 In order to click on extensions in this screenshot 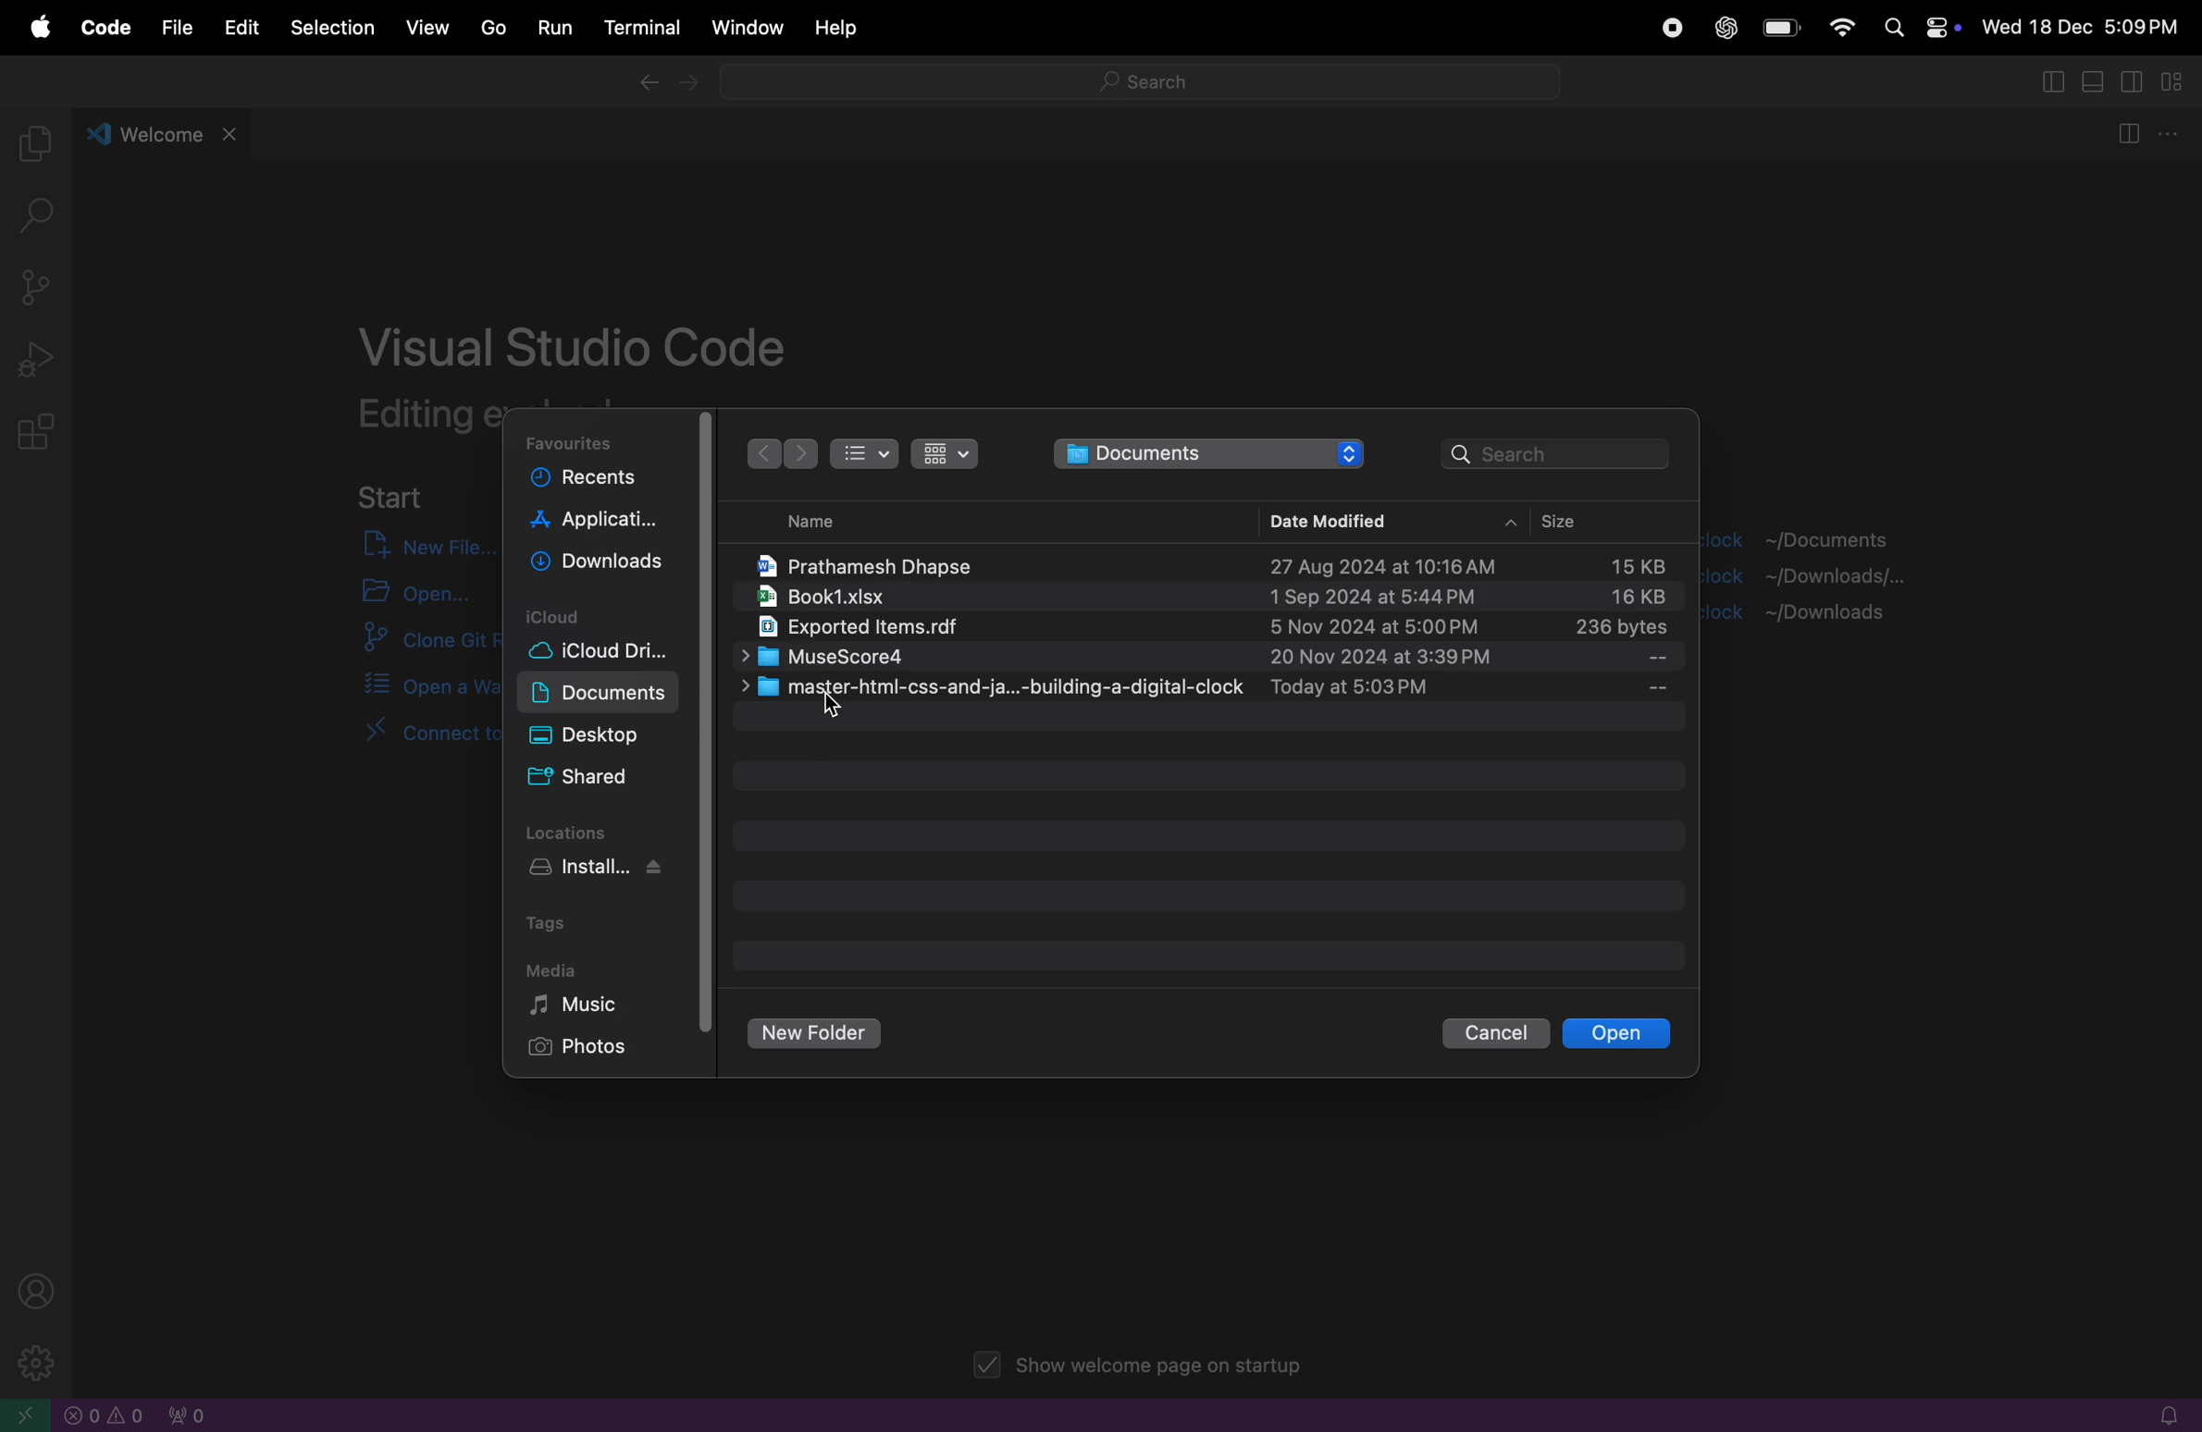, I will do `click(41, 434)`.